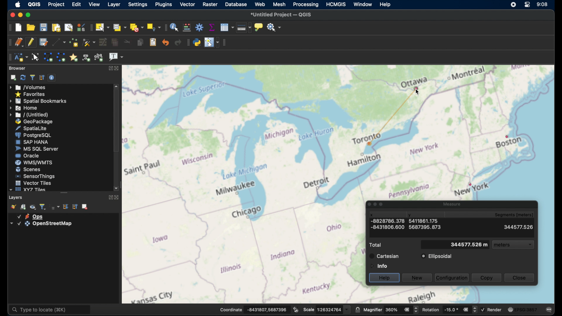  I want to click on comments, so click(549, 309).